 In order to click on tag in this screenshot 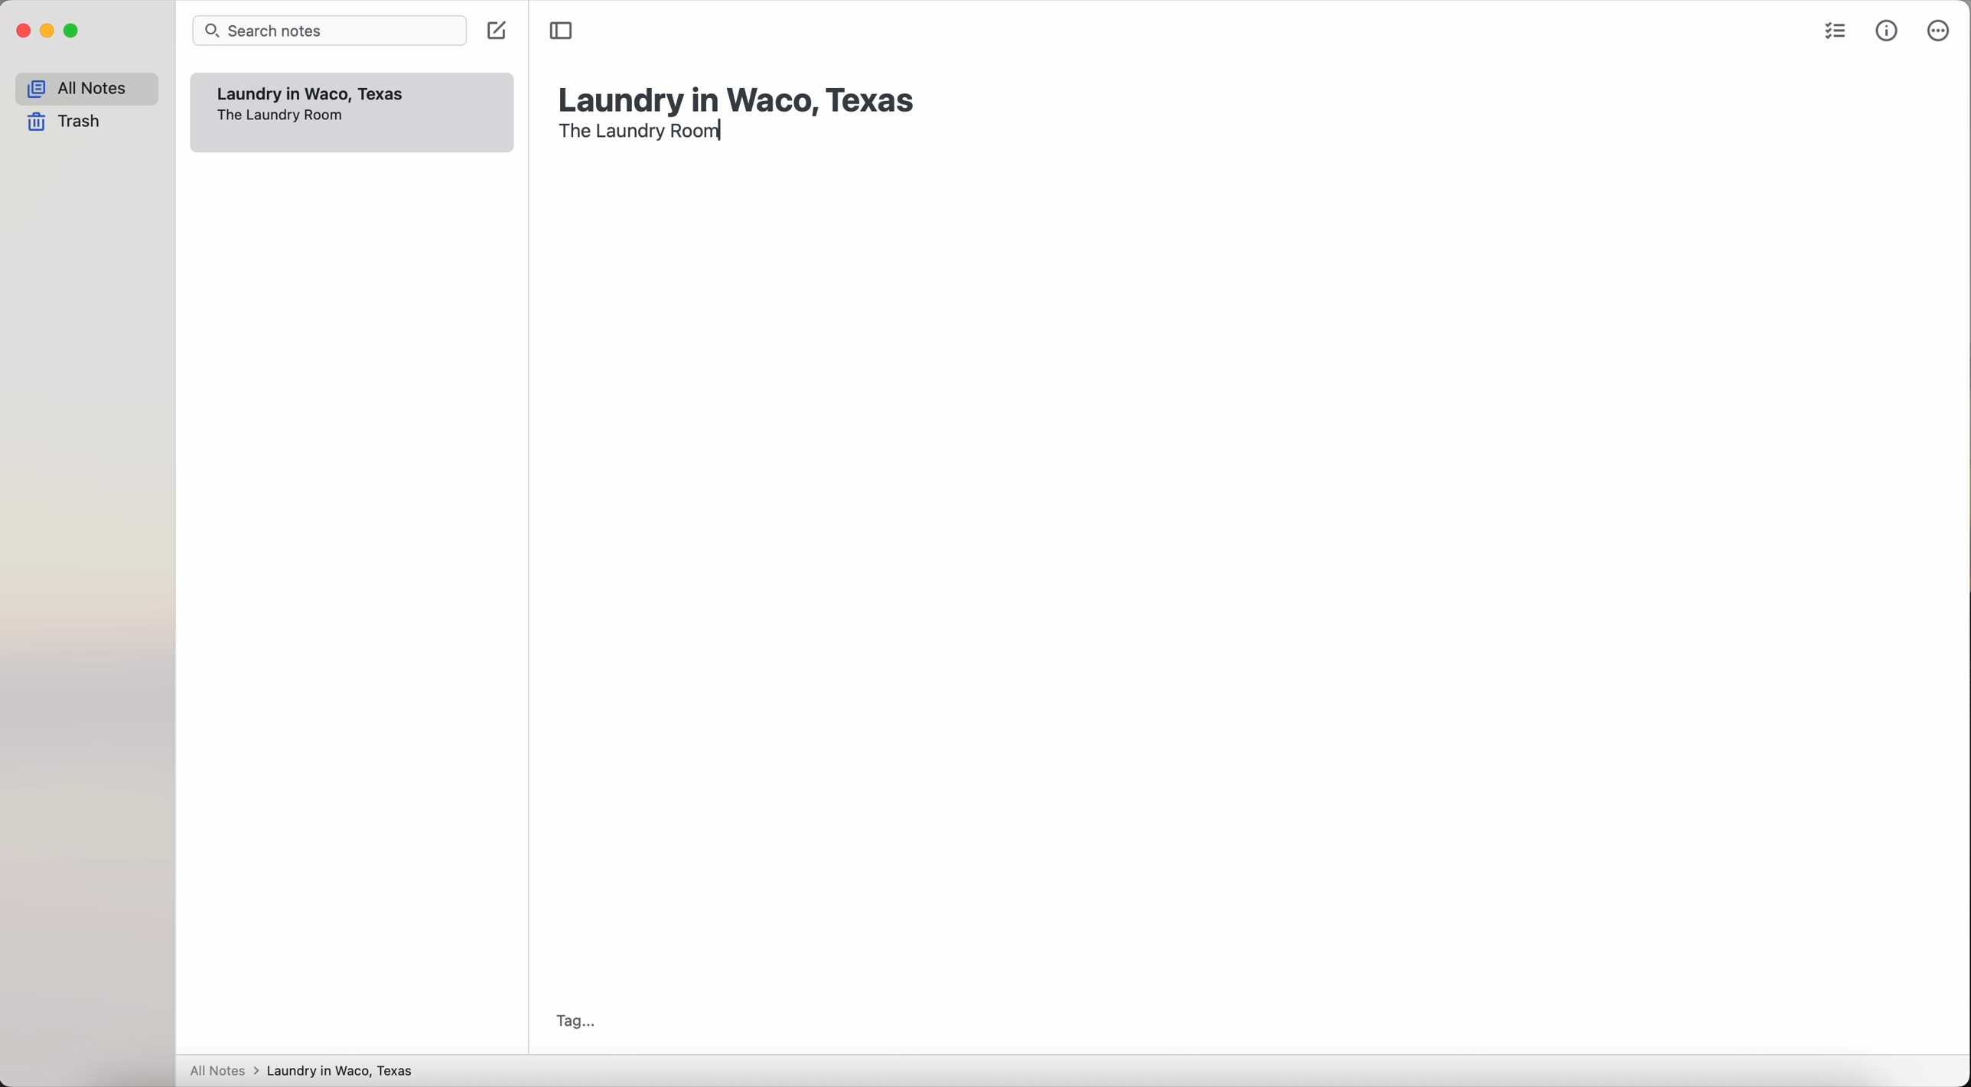, I will do `click(571, 1021)`.